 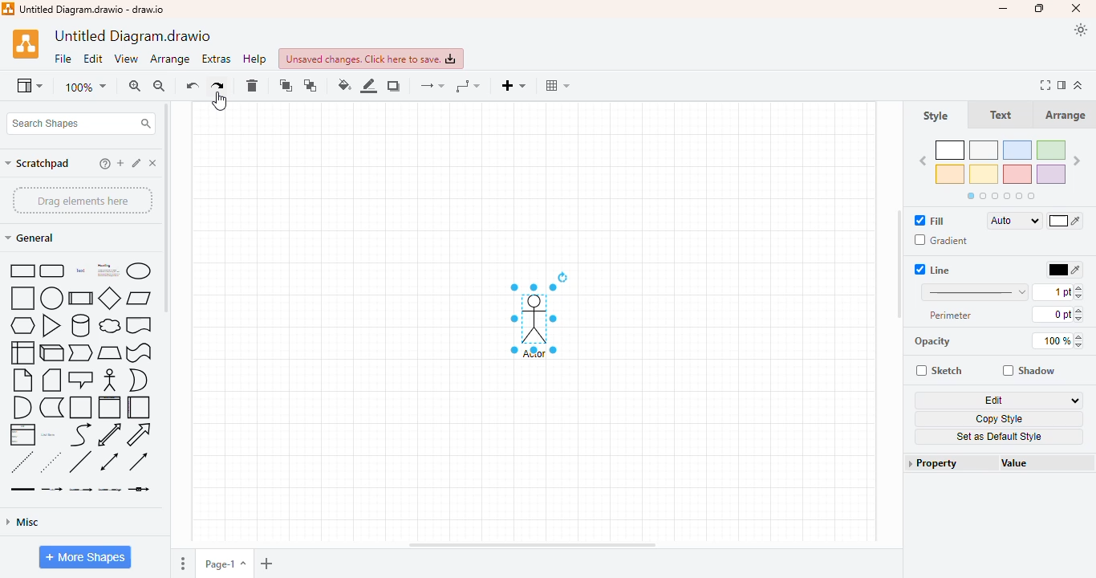 What do you see at coordinates (394, 85) in the screenshot?
I see `shadow` at bounding box center [394, 85].